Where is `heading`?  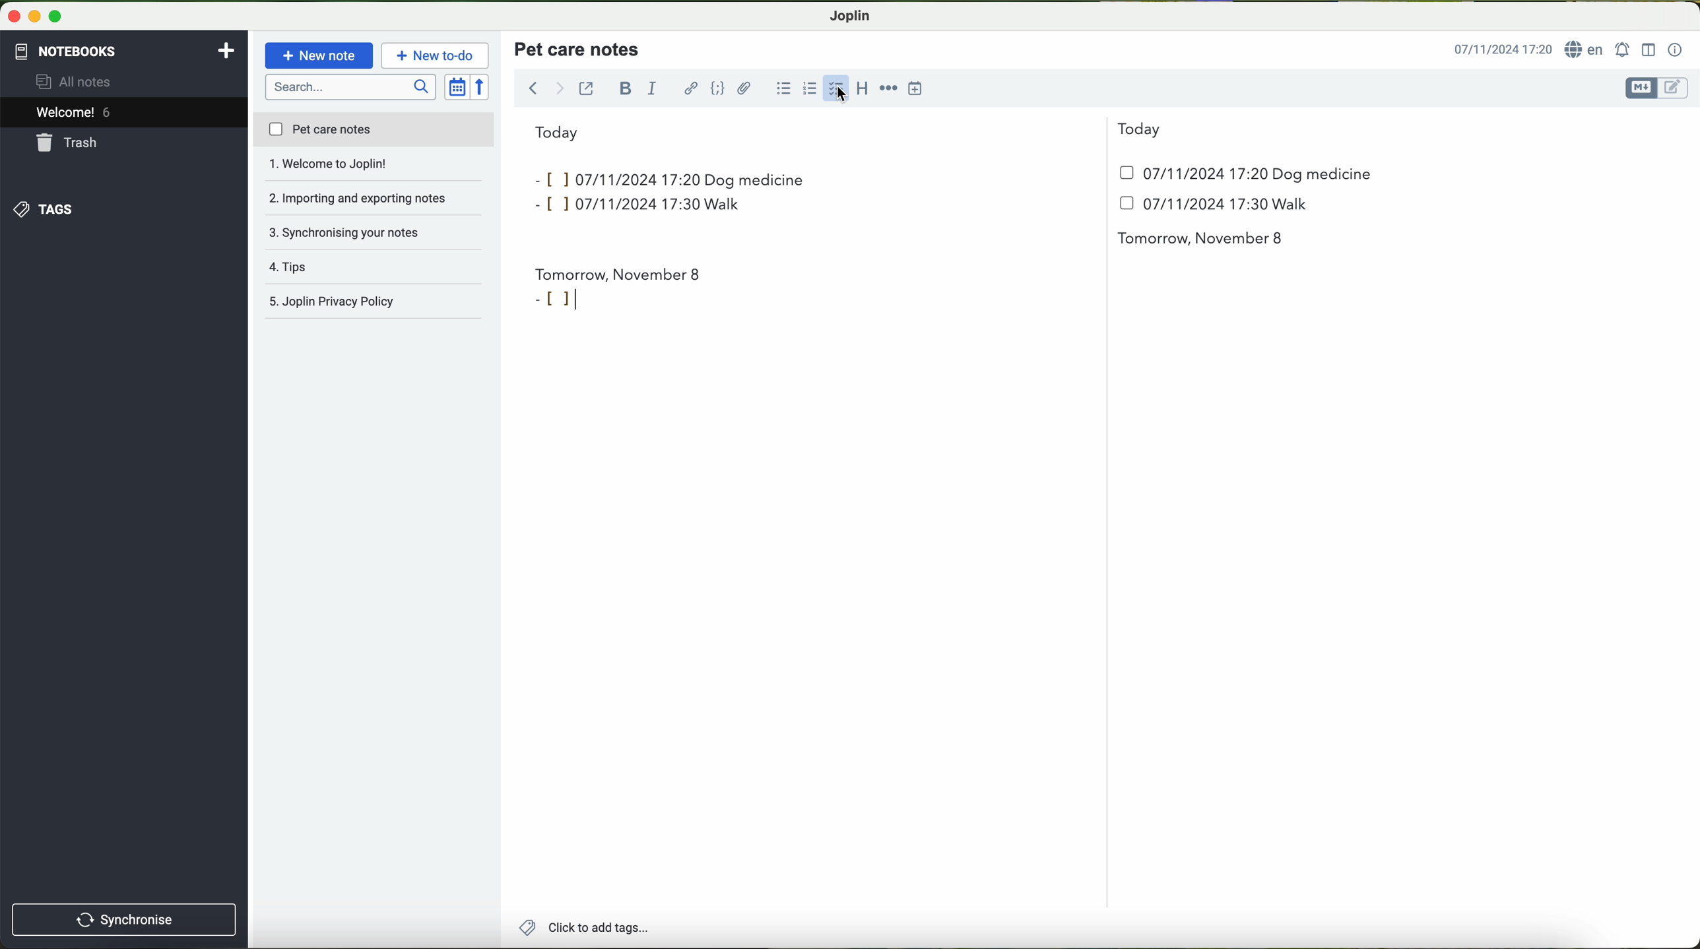 heading is located at coordinates (863, 88).